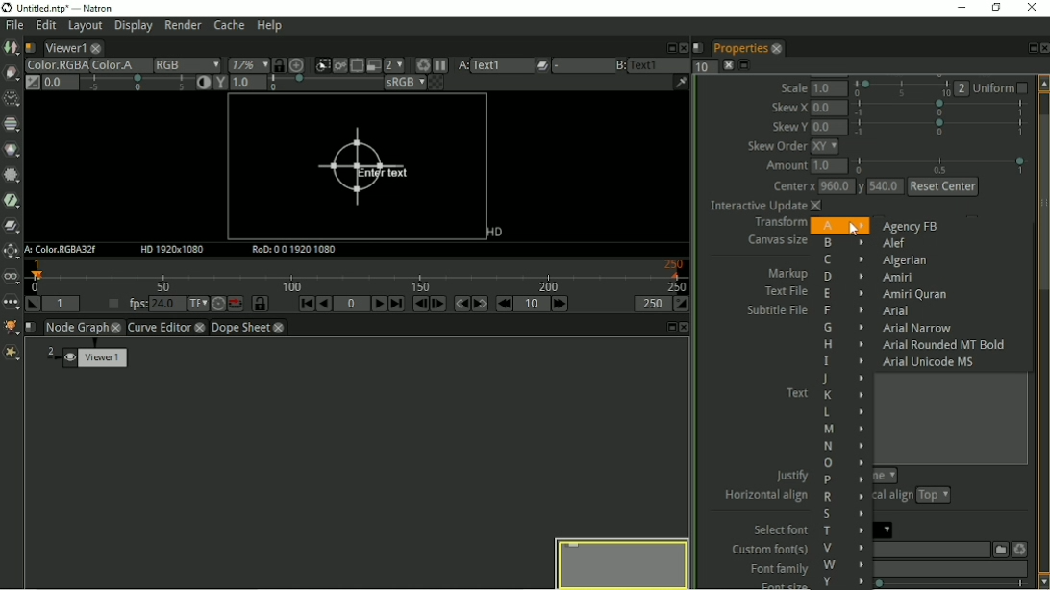 The width and height of the screenshot is (1050, 590). What do you see at coordinates (394, 65) in the screenshot?
I see `Proxy mode` at bounding box center [394, 65].